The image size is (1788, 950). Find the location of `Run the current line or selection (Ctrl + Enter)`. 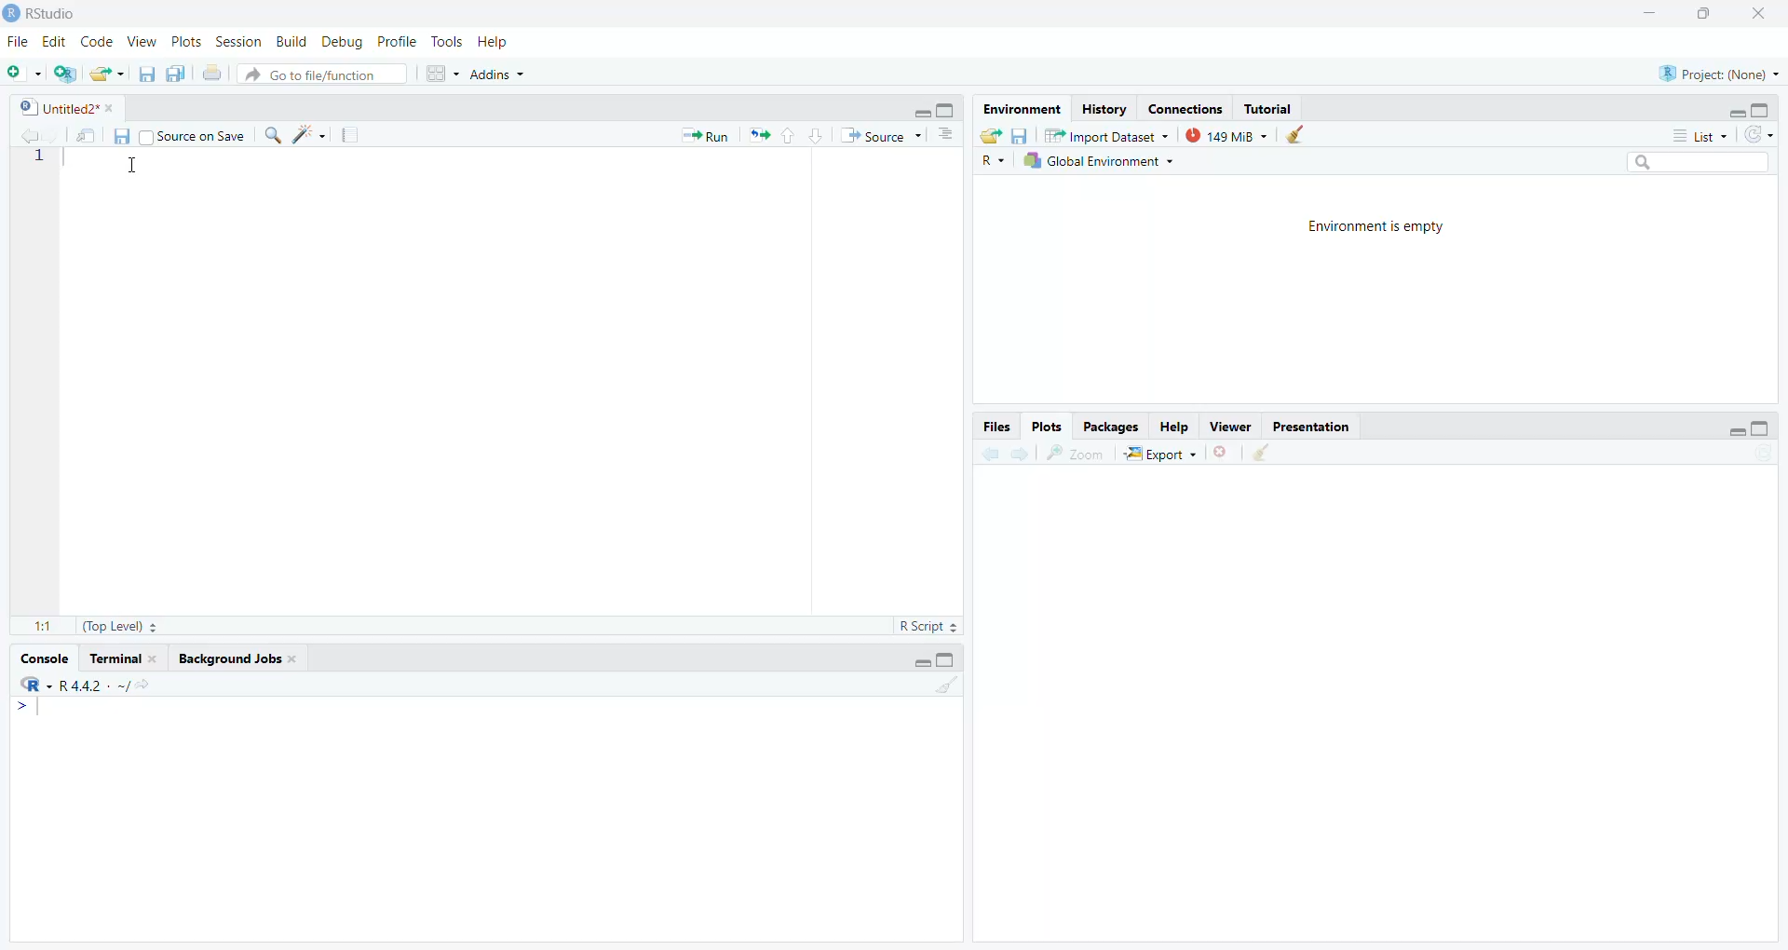

Run the current line or selection (Ctrl + Enter) is located at coordinates (707, 134).